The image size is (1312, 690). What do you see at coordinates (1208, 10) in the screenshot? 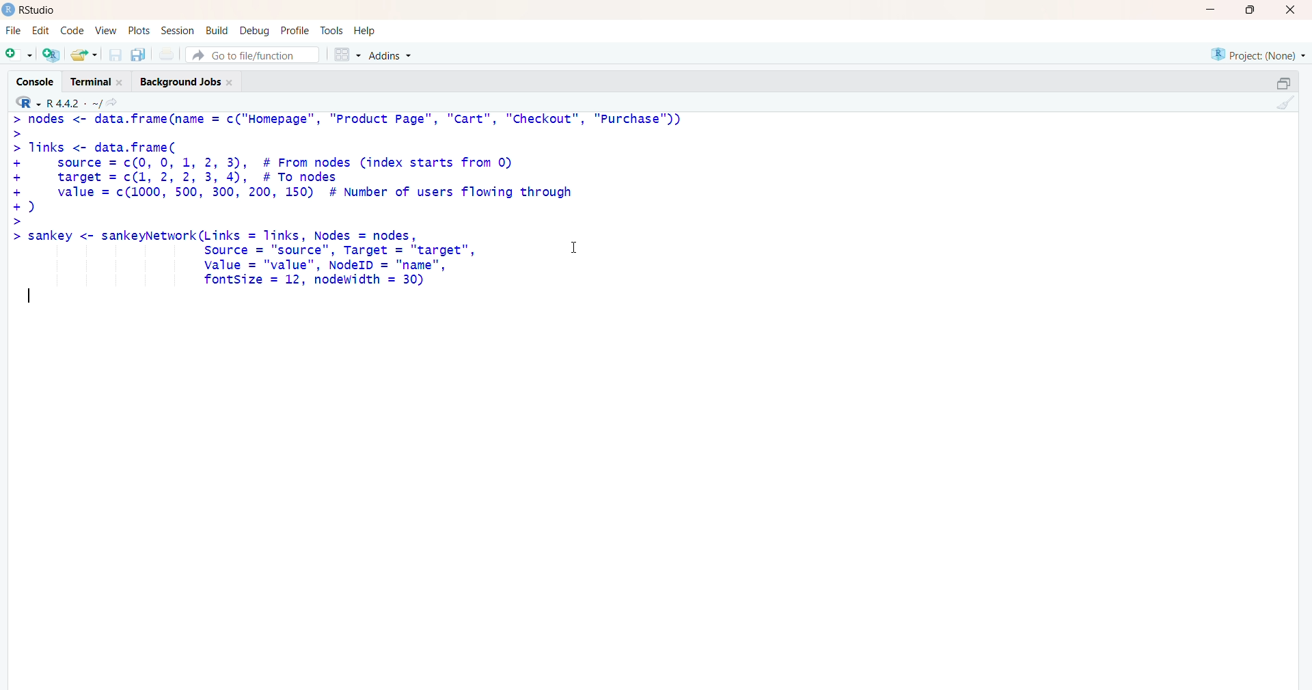
I see `minimize` at bounding box center [1208, 10].